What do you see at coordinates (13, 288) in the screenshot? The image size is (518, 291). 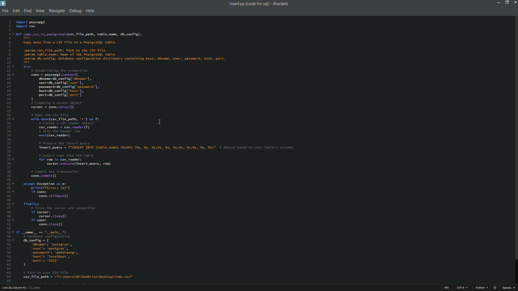 I see `cursor position` at bounding box center [13, 288].